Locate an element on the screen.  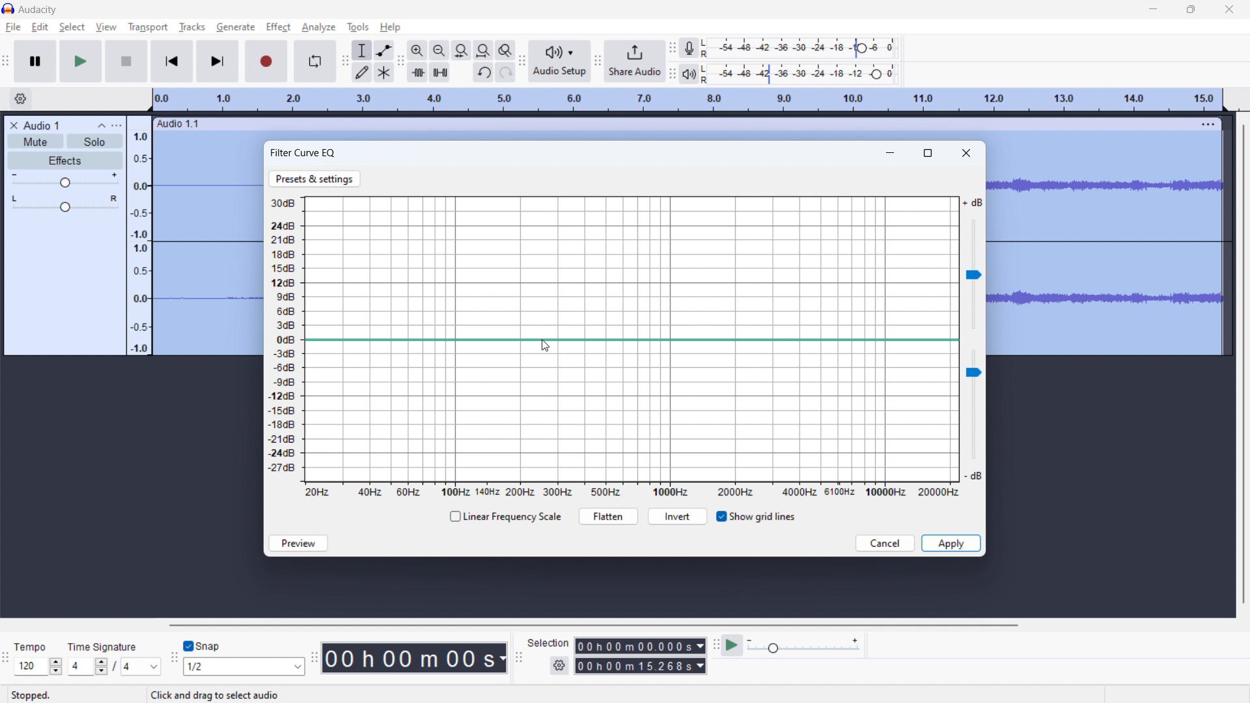
invert is located at coordinates (678, 517).